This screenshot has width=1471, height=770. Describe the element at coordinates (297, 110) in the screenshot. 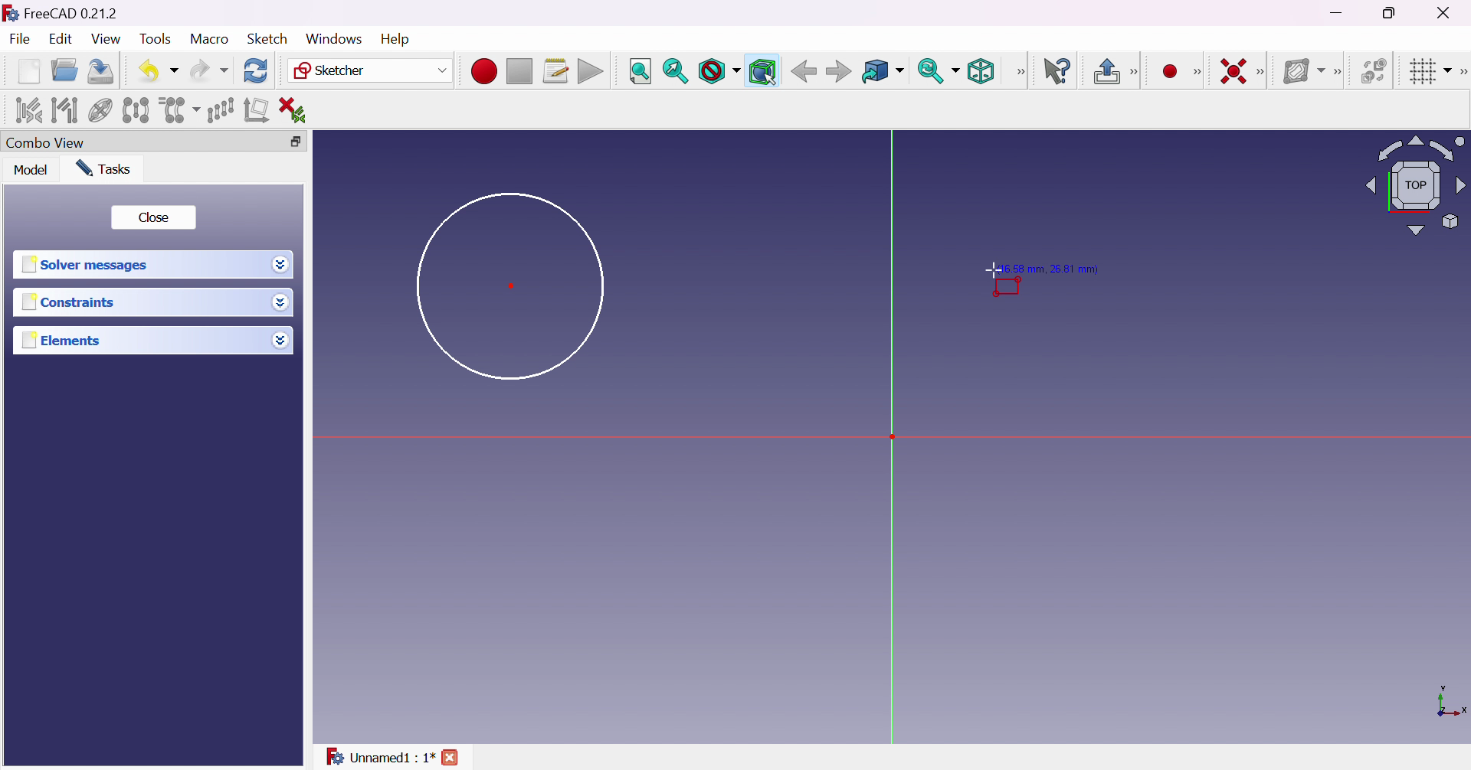

I see `Delete all constraints` at that location.